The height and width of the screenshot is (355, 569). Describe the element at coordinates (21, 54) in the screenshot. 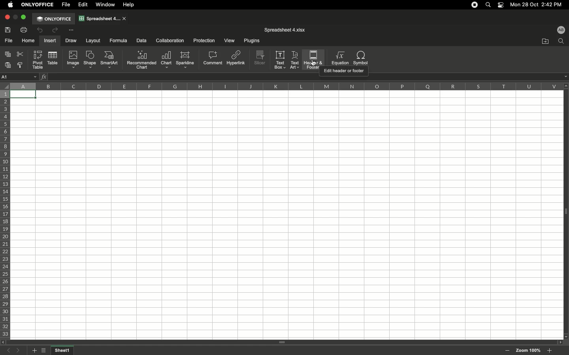

I see `Cut` at that location.